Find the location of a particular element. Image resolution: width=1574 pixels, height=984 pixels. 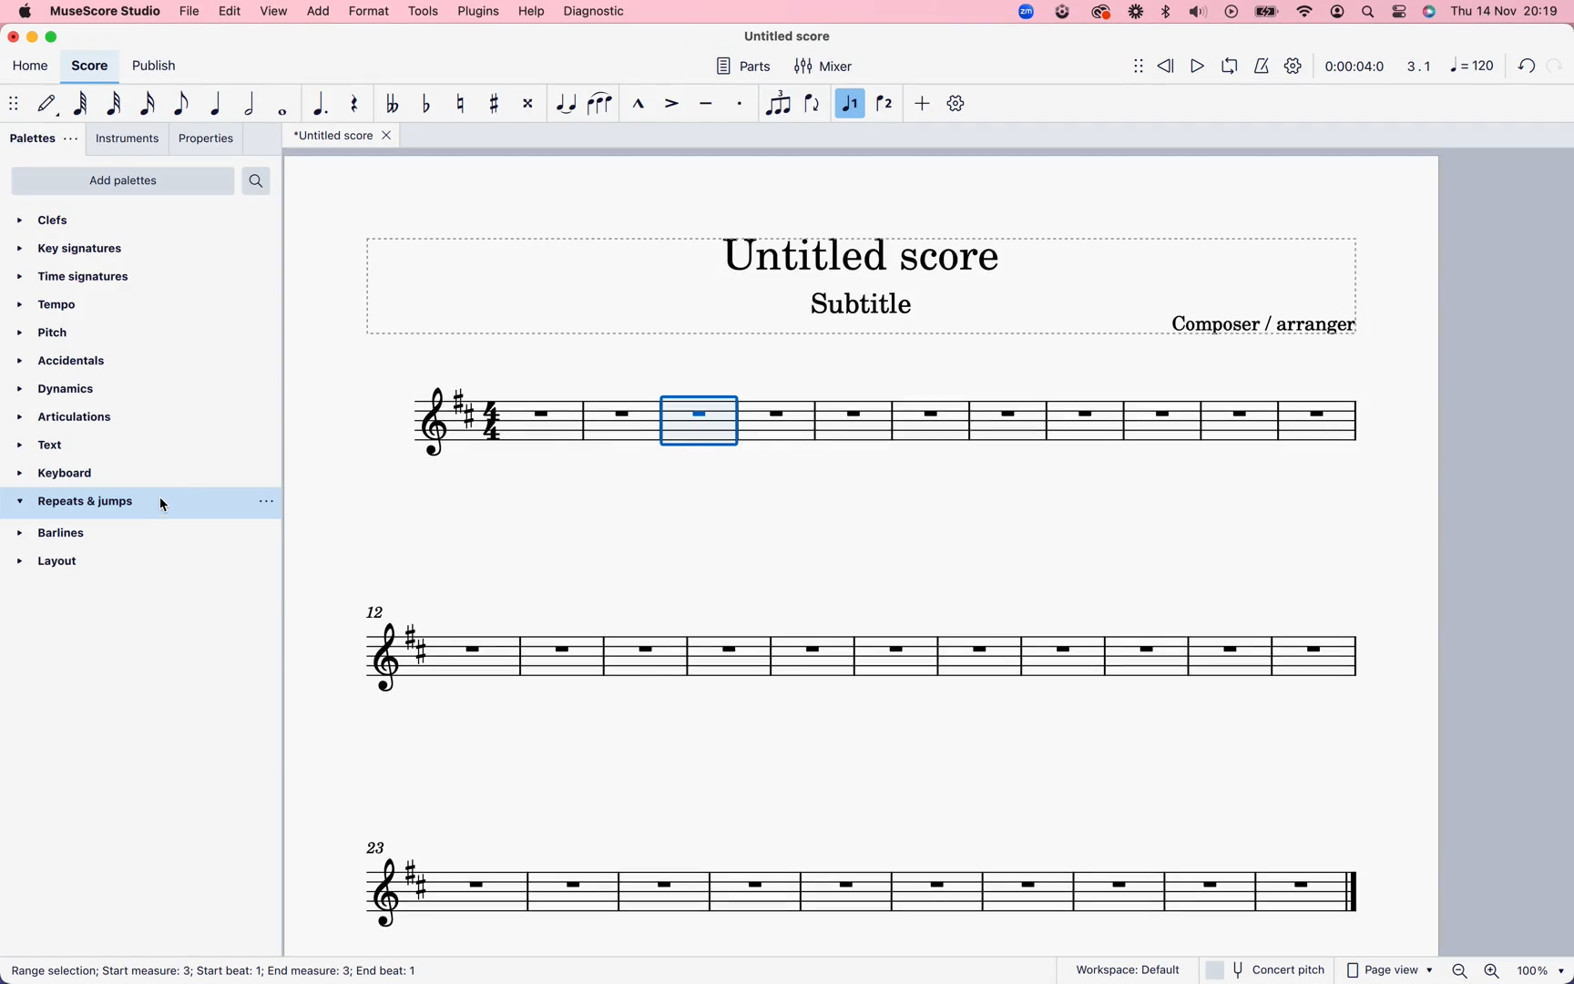

number is located at coordinates (1470, 67).